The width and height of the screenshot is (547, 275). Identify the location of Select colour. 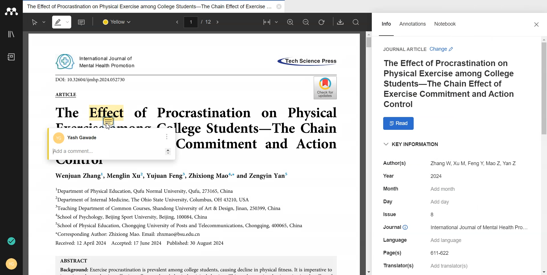
(118, 22).